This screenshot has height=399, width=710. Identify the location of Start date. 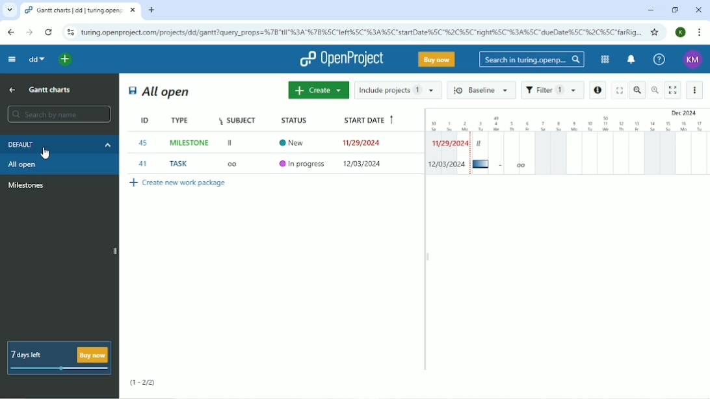
(369, 142).